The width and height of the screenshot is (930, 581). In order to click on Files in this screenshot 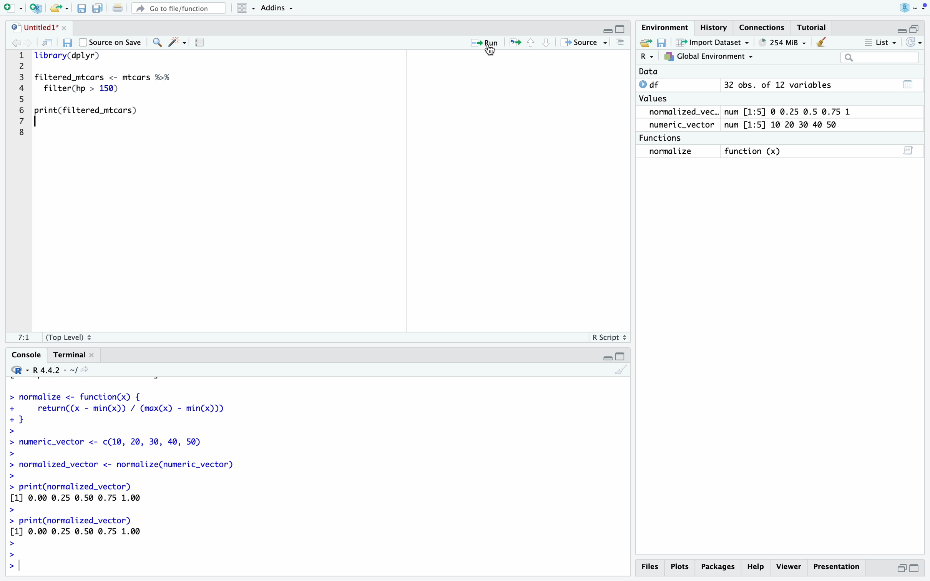, I will do `click(649, 566)`.